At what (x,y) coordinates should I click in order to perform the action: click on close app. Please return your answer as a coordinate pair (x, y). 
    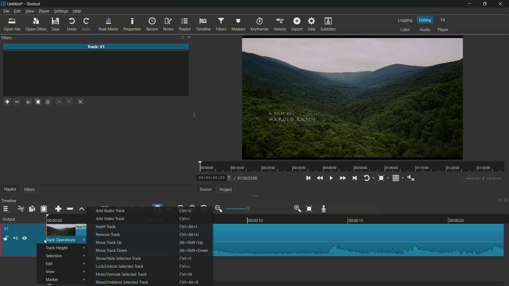
    Looking at the image, I should click on (501, 4).